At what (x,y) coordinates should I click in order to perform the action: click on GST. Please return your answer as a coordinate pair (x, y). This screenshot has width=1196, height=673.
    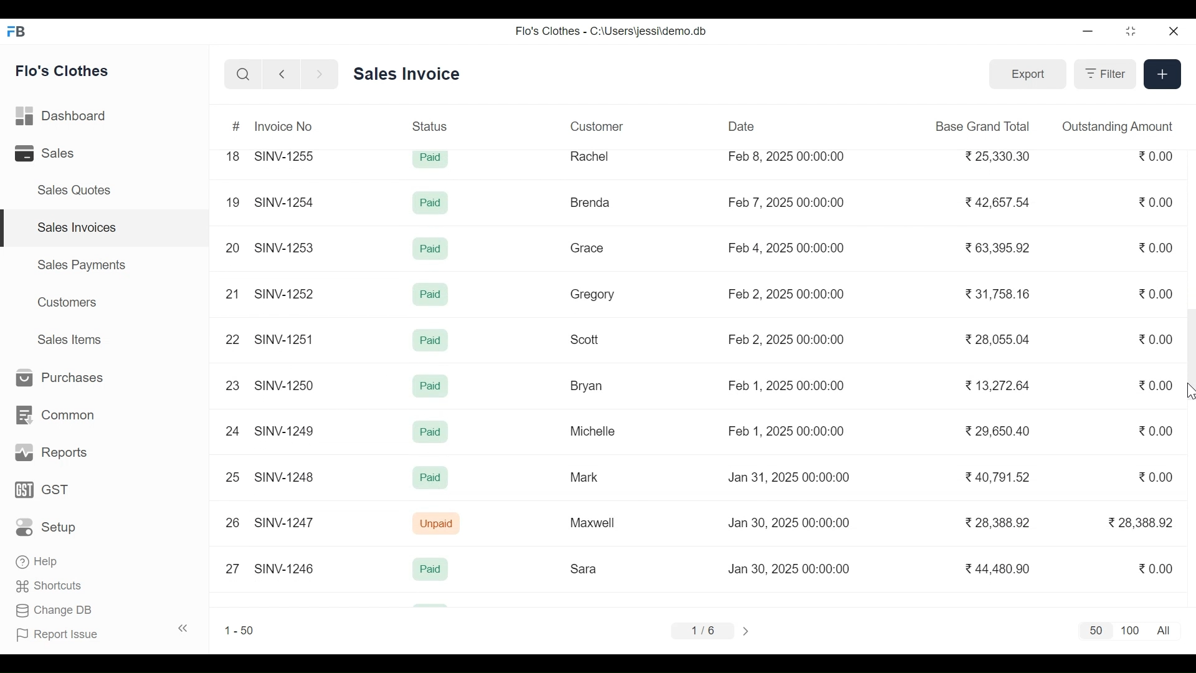
    Looking at the image, I should click on (42, 490).